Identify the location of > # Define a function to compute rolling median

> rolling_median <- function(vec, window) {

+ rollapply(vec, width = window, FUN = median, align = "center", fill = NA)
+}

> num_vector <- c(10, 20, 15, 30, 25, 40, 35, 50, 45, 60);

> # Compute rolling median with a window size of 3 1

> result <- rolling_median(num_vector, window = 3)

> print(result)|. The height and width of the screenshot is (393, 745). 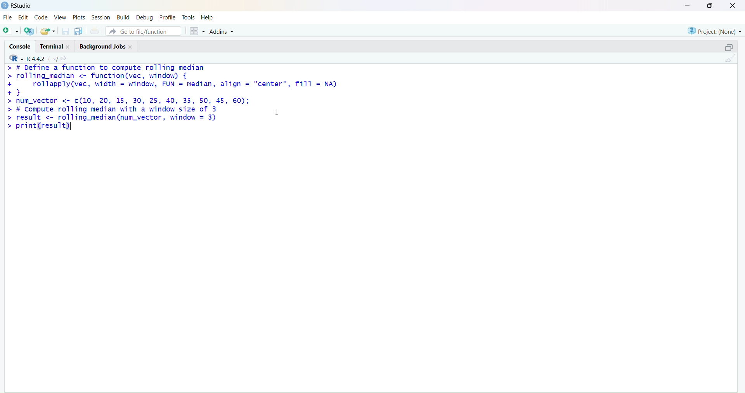
(172, 98).